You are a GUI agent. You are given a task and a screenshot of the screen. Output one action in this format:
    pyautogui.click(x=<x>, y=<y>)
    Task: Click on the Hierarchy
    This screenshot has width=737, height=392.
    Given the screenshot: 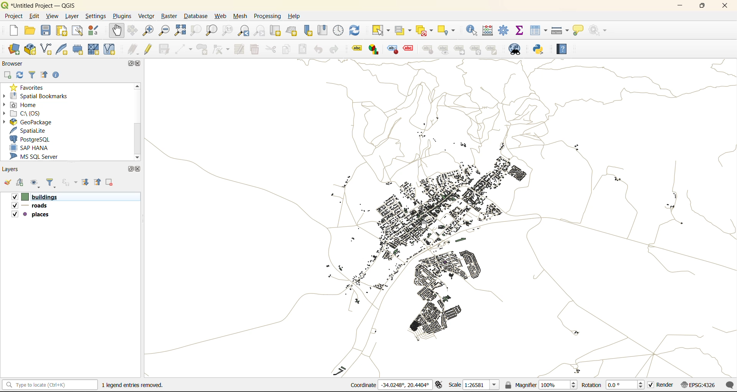 What is the action you would take?
    pyautogui.click(x=477, y=49)
    